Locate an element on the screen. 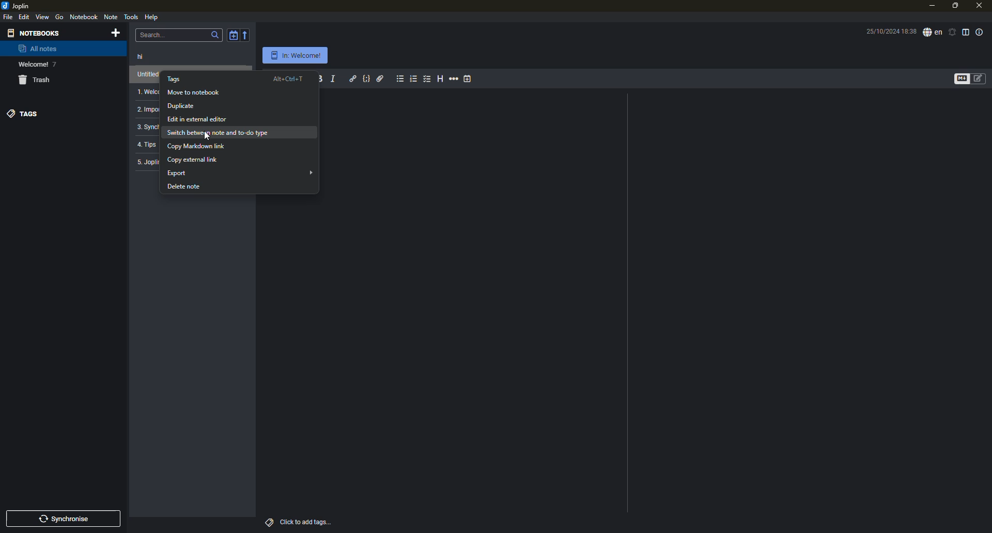 This screenshot has width=992, height=533. file is located at coordinates (8, 17).